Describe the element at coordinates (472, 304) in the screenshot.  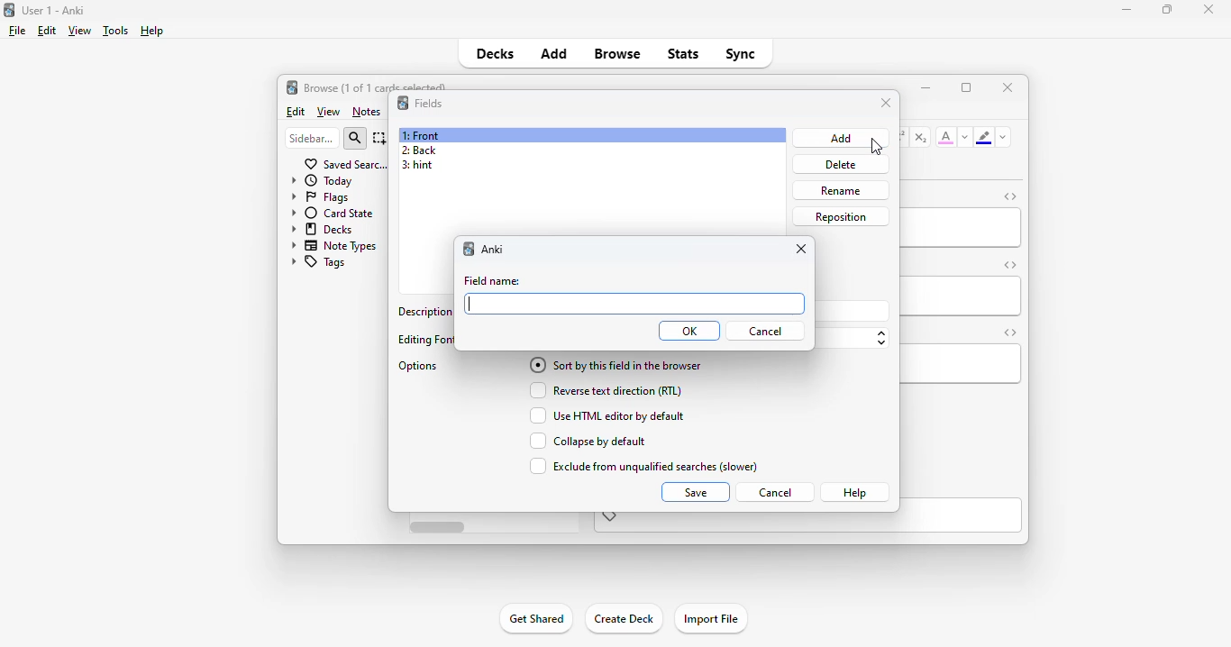
I see `cursor typing` at that location.